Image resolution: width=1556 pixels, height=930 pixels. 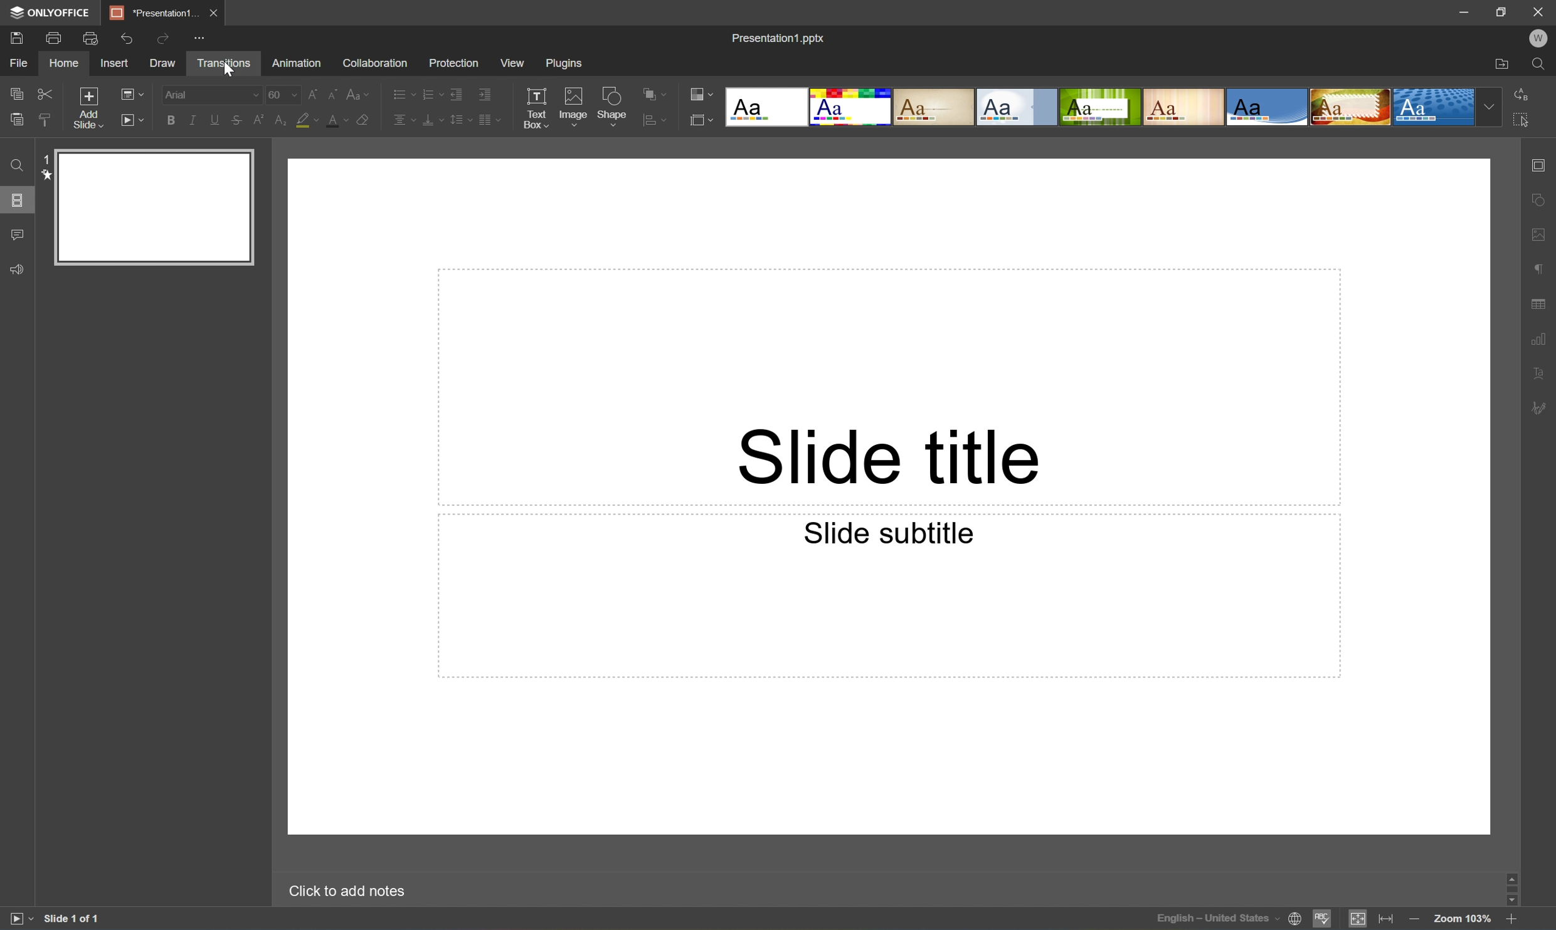 I want to click on Slide subtitle, so click(x=894, y=533).